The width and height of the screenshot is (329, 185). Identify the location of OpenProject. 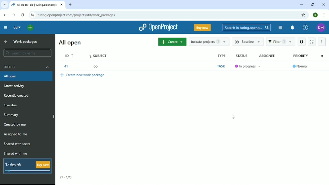
(158, 27).